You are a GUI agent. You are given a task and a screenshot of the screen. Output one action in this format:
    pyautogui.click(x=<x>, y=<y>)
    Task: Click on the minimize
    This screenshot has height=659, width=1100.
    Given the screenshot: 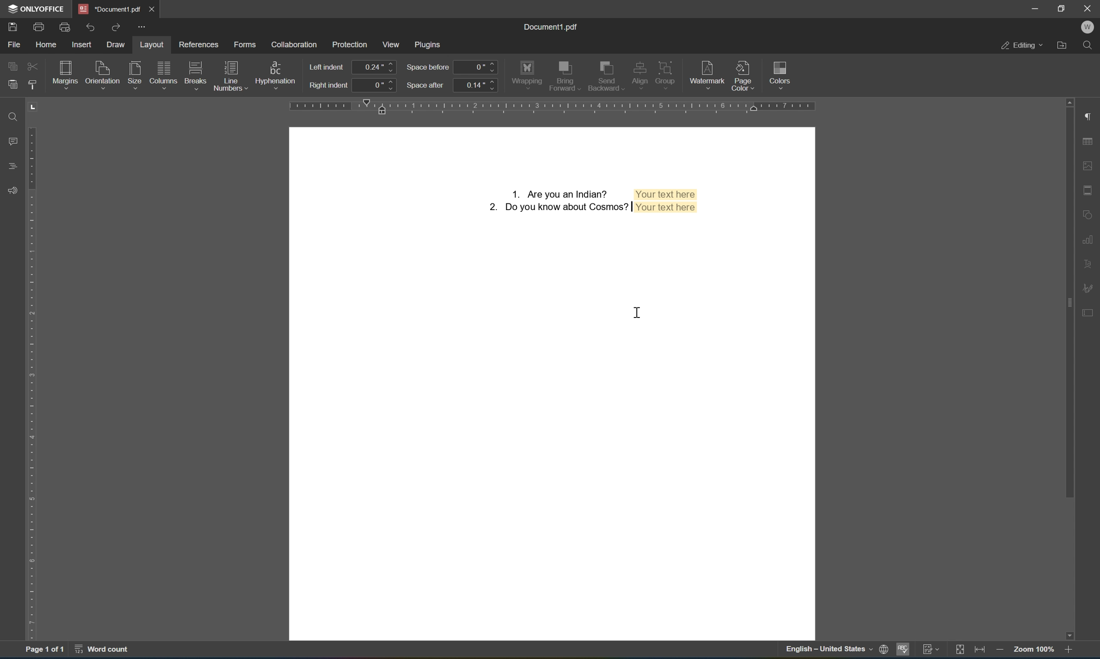 What is the action you would take?
    pyautogui.click(x=1036, y=7)
    